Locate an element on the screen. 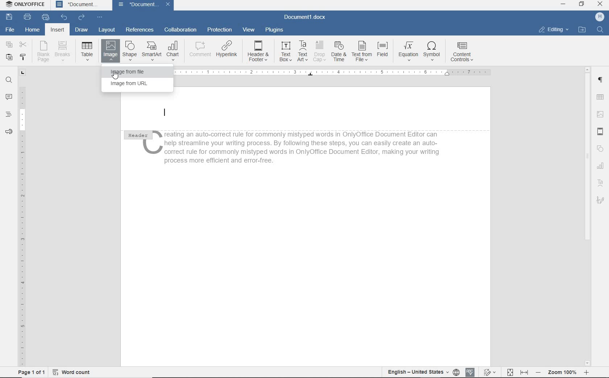  DATE & TIME is located at coordinates (340, 52).